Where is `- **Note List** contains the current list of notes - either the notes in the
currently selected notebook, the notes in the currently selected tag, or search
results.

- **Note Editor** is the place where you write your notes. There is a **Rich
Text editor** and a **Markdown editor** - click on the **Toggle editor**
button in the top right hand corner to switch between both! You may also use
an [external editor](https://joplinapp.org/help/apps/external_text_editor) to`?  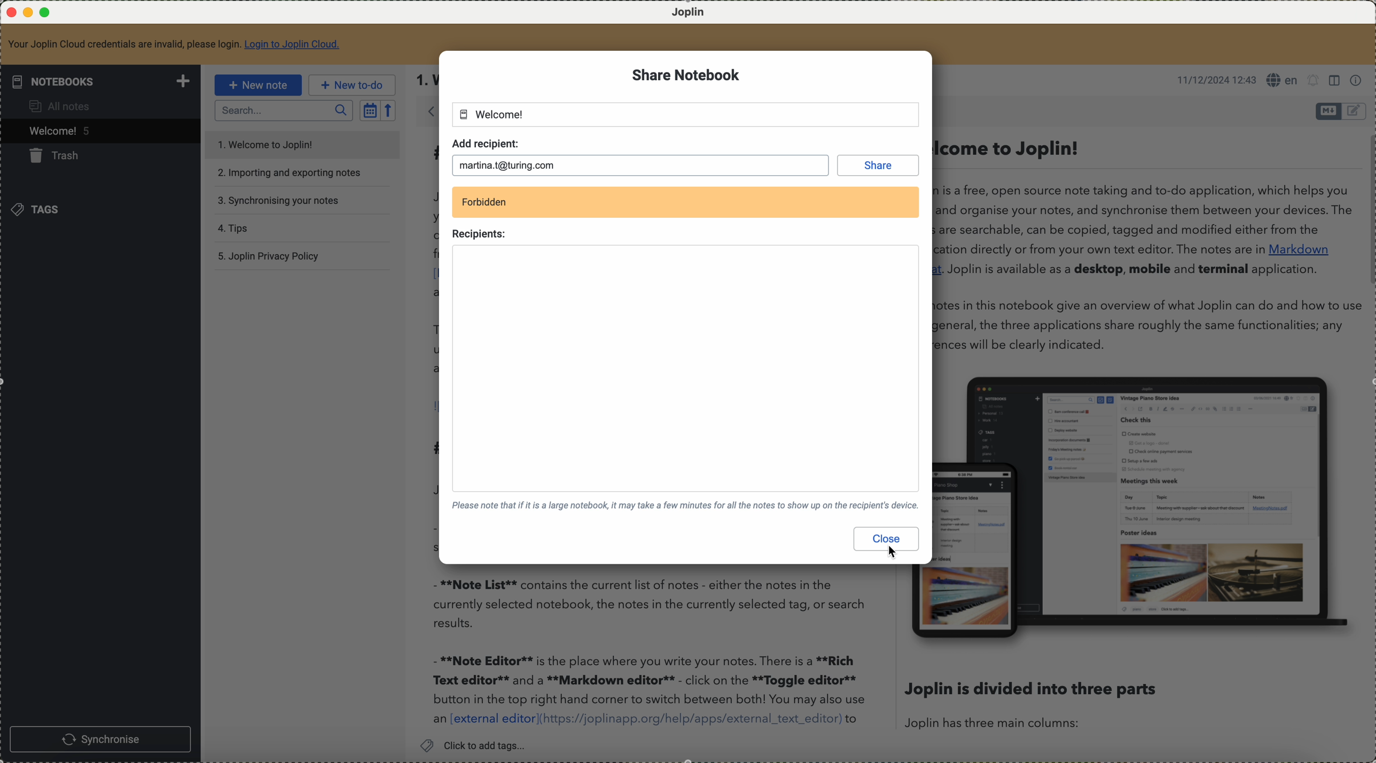
- **Note List** contains the current list of notes - either the notes in the
currently selected notebook, the notes in the currently selected tag, or search
results.

- **Note Editor** is the place where you write your notes. There is a **Rich
Text editor** and a **Markdown editor** - click on the **Toggle editor**
button in the top right hand corner to switch between both! You may also use
an [external editor](https://joplinapp.org/help/apps/external_text_editor) to is located at coordinates (650, 652).